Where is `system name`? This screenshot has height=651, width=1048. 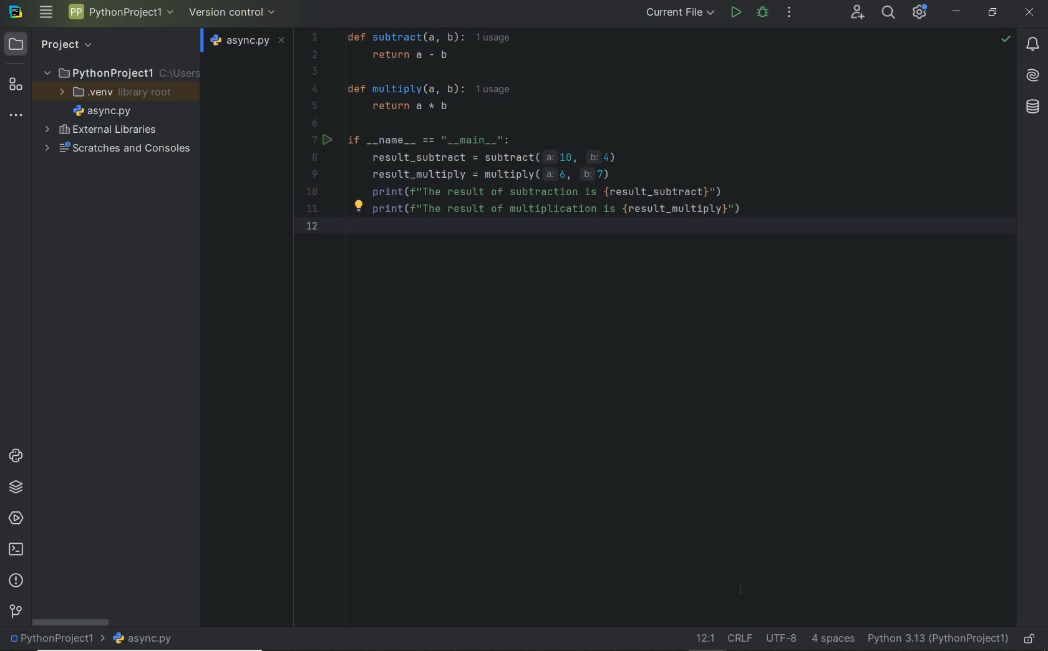
system name is located at coordinates (16, 12).